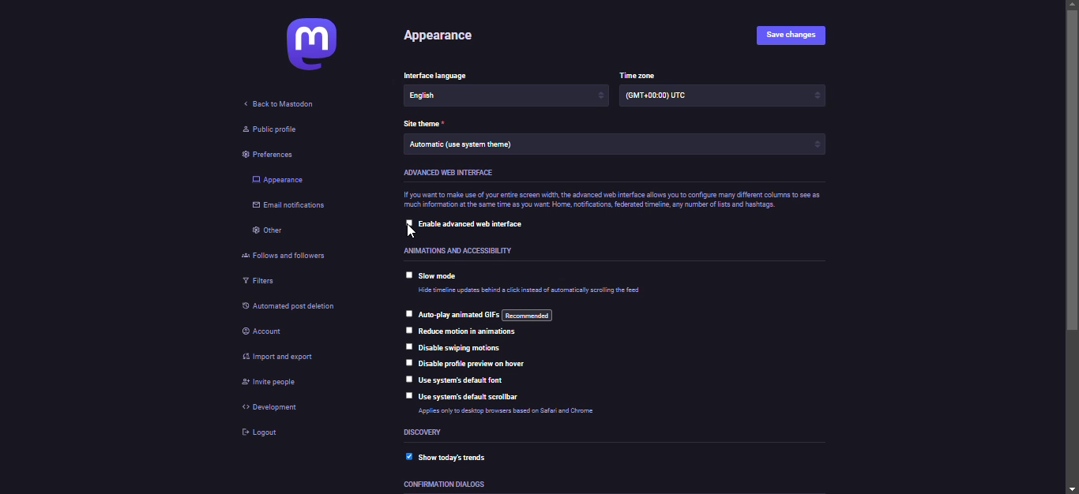 The image size is (1079, 494). I want to click on public profile, so click(273, 130).